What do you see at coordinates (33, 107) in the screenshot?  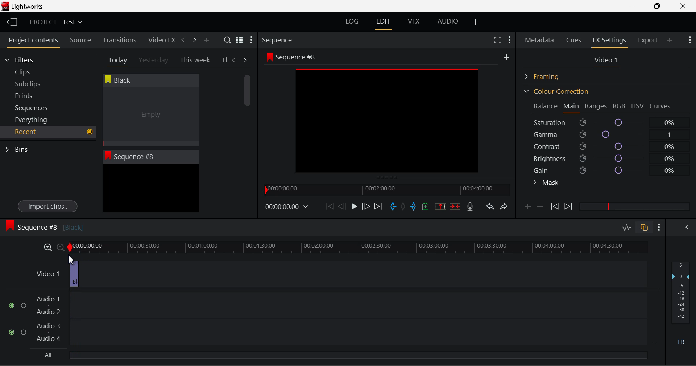 I see `Sequences` at bounding box center [33, 107].